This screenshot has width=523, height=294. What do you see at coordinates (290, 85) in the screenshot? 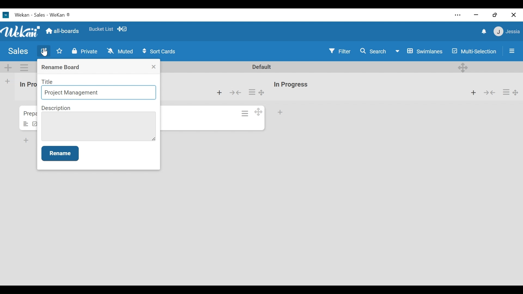
I see `List name` at bounding box center [290, 85].